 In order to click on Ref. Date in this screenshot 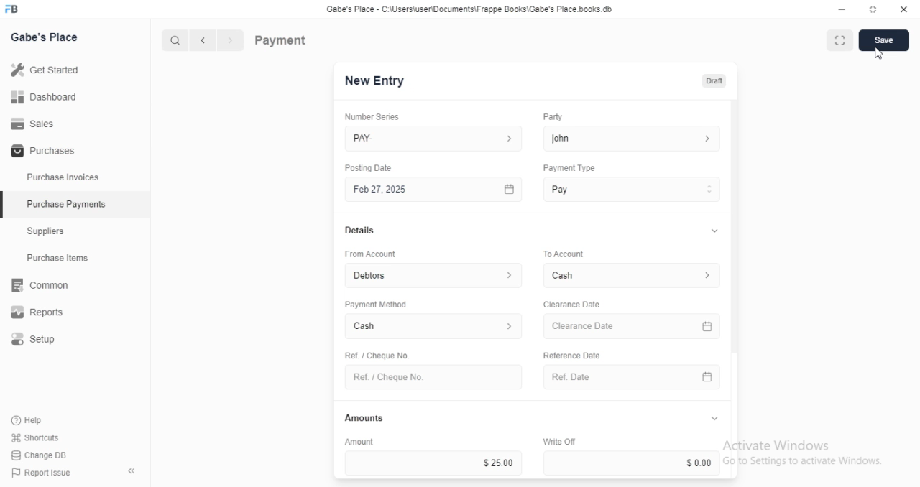, I will do `click(632, 377)`.